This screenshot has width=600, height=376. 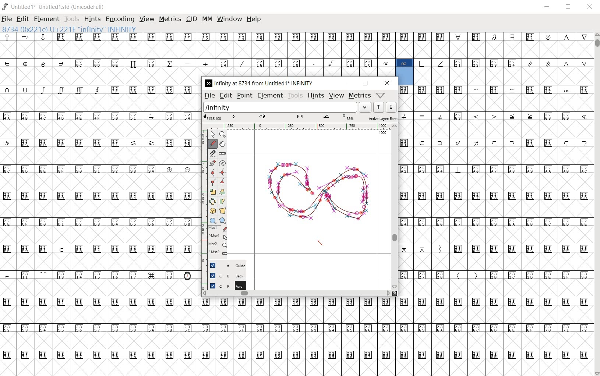 What do you see at coordinates (222, 192) in the screenshot?
I see `Rotate the selection` at bounding box center [222, 192].